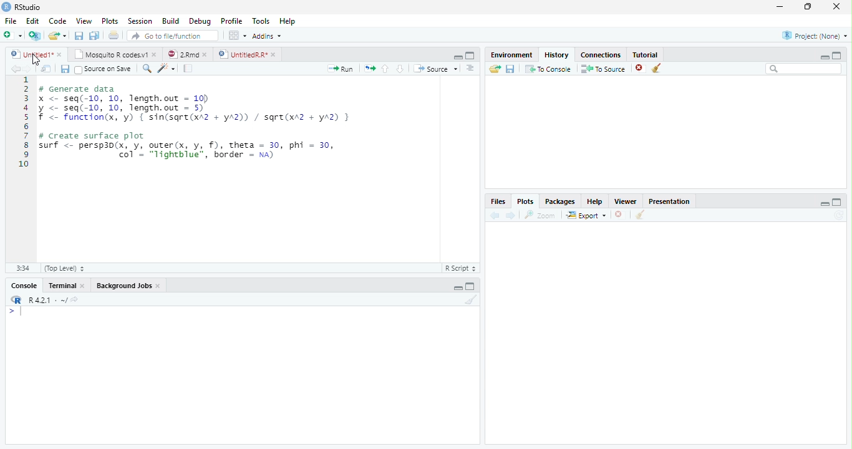  Describe the element at coordinates (499, 201) in the screenshot. I see `Files` at that location.